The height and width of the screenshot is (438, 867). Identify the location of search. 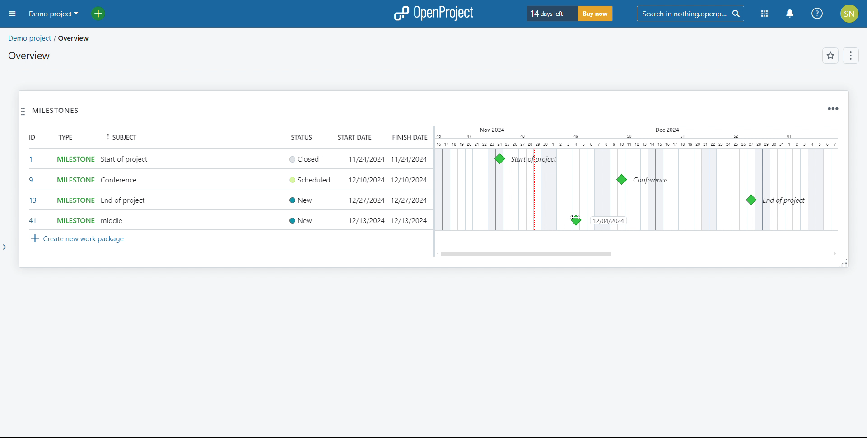
(690, 14).